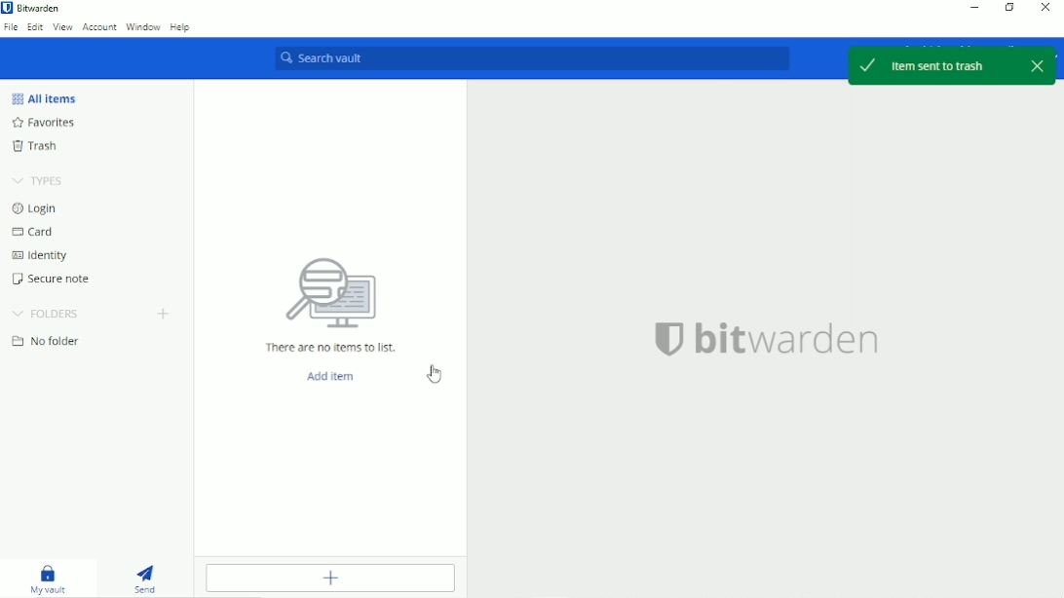  Describe the element at coordinates (148, 579) in the screenshot. I see `Send` at that location.